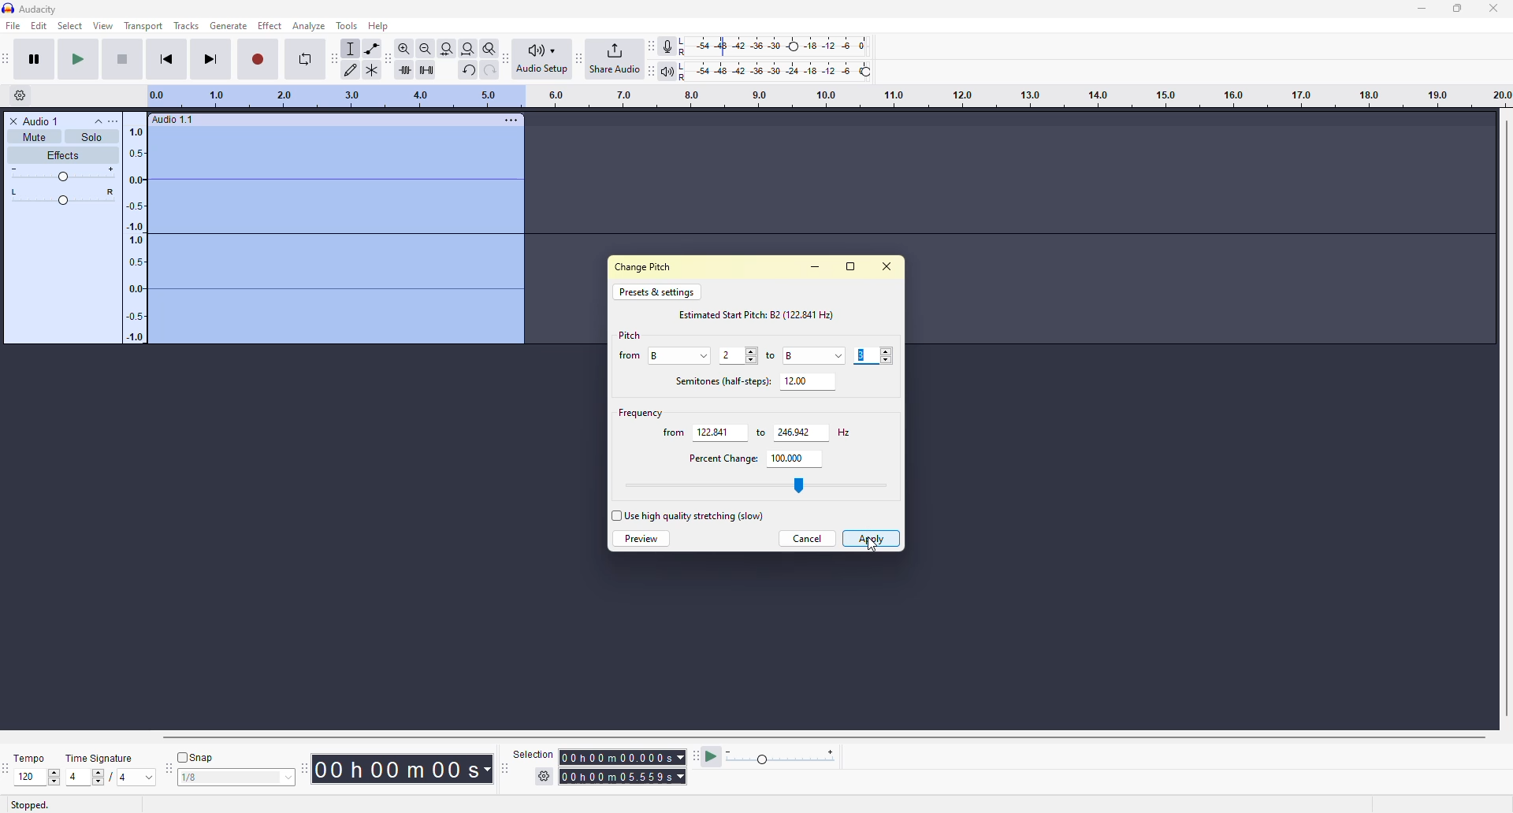 The image size is (1513, 813). What do you see at coordinates (383, 27) in the screenshot?
I see `help` at bounding box center [383, 27].